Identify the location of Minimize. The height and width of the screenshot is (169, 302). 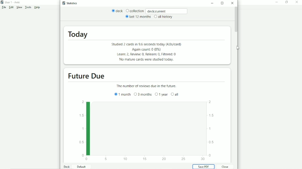
(277, 2).